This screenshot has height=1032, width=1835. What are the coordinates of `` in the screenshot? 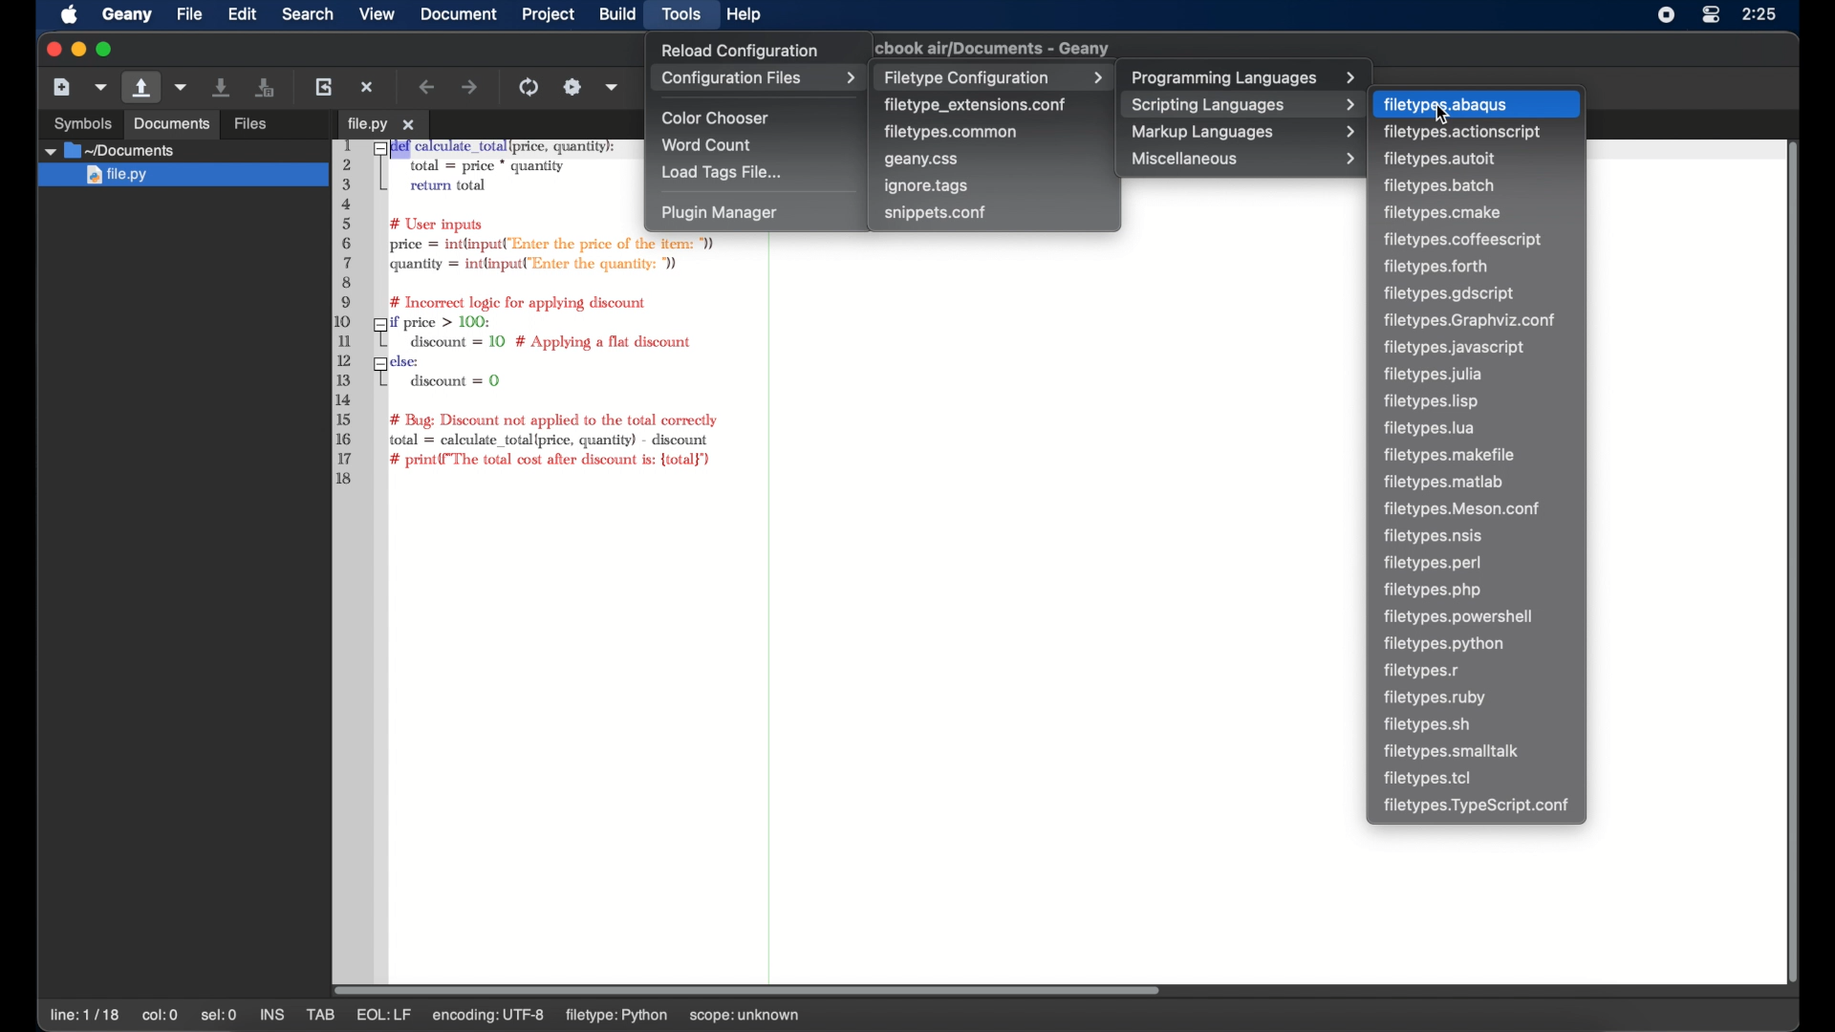 It's located at (75, 121).